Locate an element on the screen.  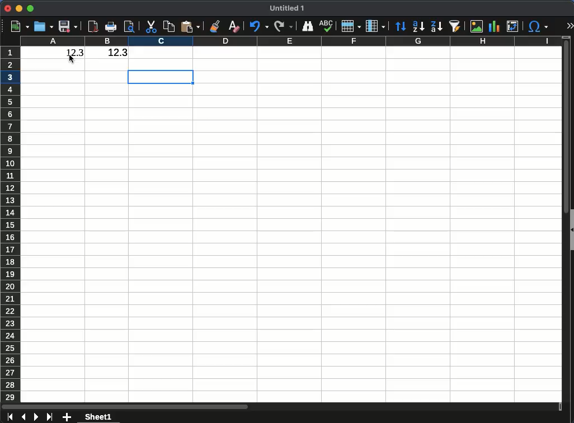
descending is located at coordinates (436, 27).